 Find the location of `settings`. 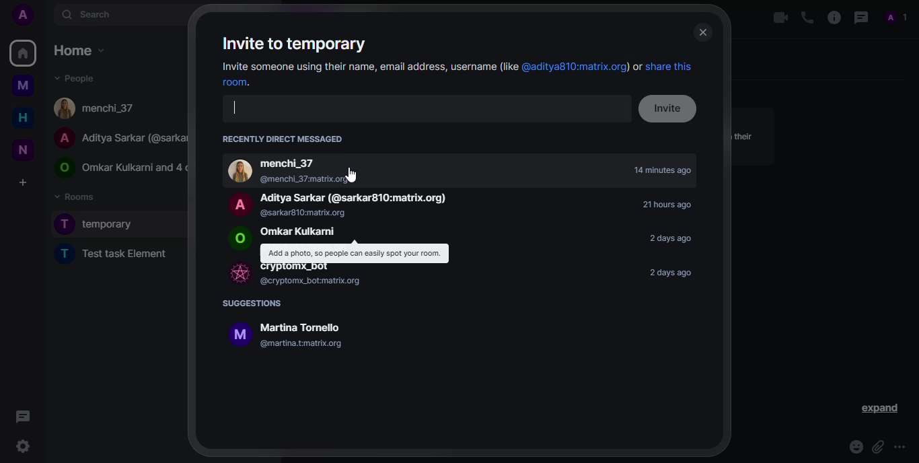

settings is located at coordinates (20, 446).